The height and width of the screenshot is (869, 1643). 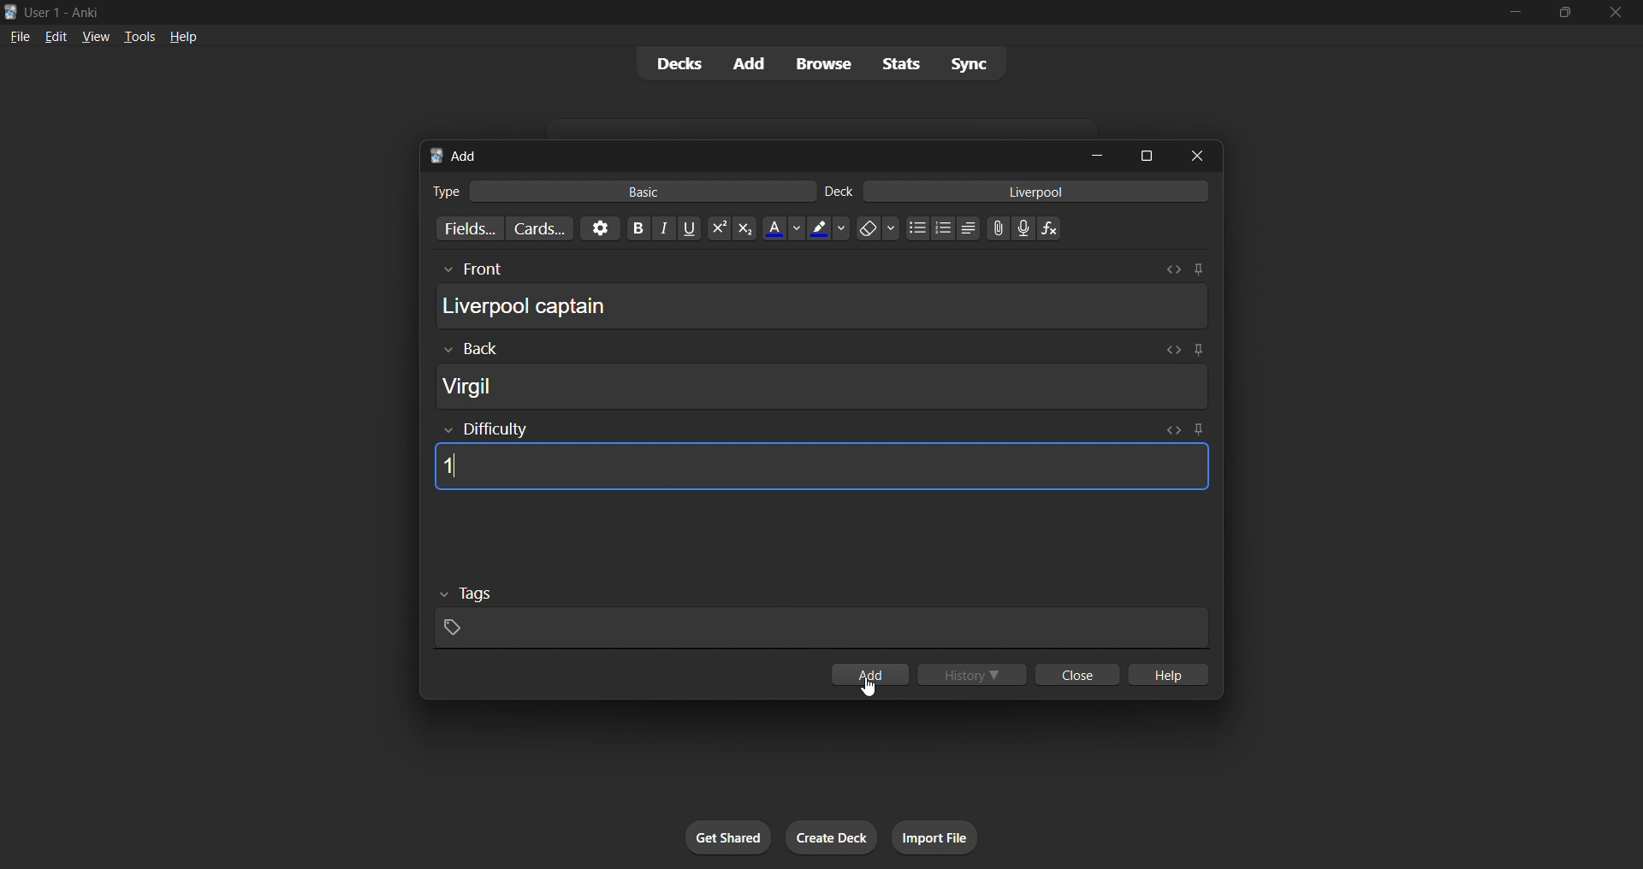 I want to click on maximize, so click(x=1146, y=156).